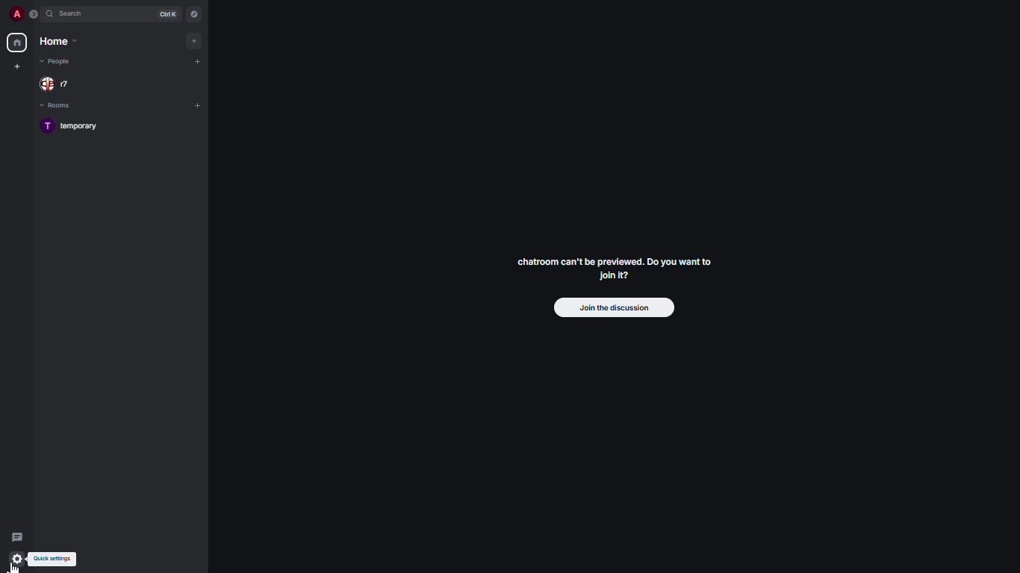  Describe the element at coordinates (201, 60) in the screenshot. I see `add` at that location.